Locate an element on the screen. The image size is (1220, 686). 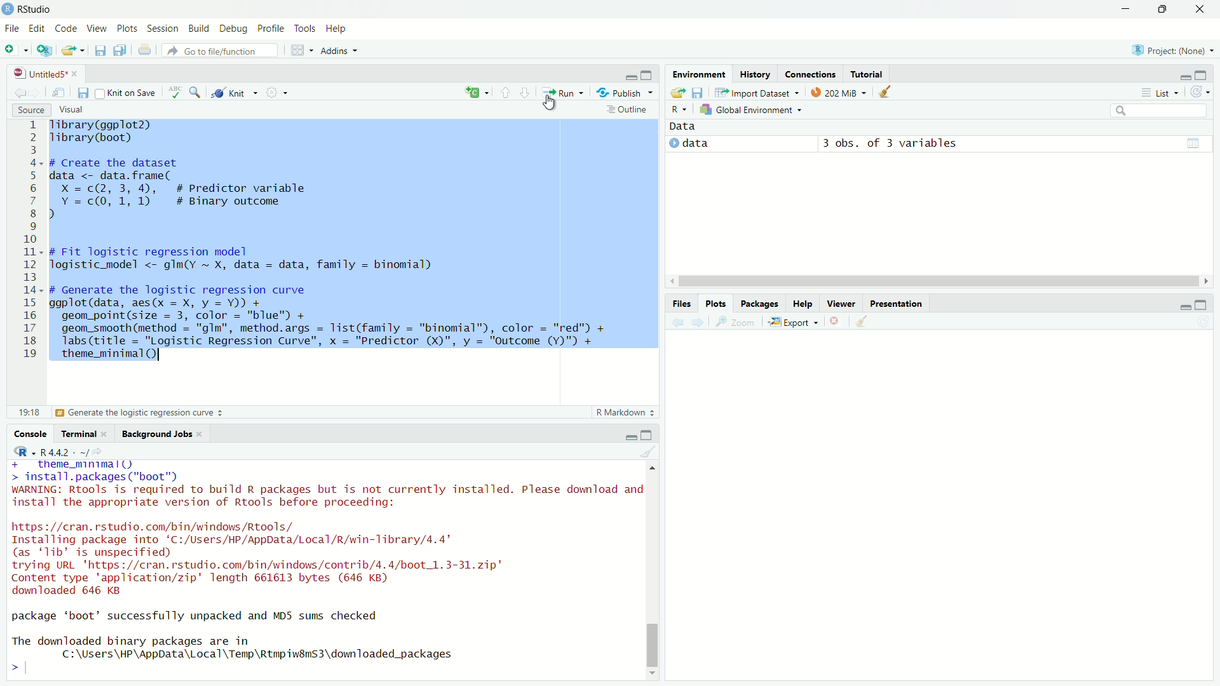
minimize is located at coordinates (1185, 77).